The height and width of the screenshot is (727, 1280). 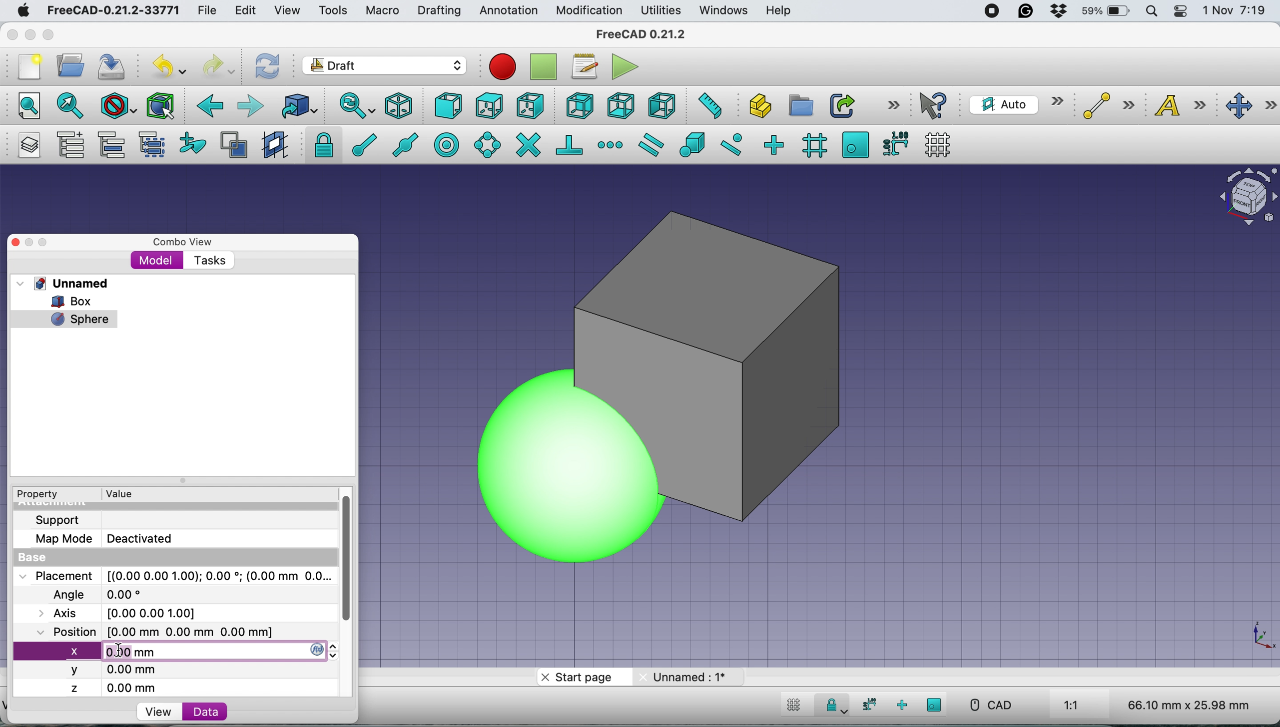 I want to click on fit selections, so click(x=73, y=105).